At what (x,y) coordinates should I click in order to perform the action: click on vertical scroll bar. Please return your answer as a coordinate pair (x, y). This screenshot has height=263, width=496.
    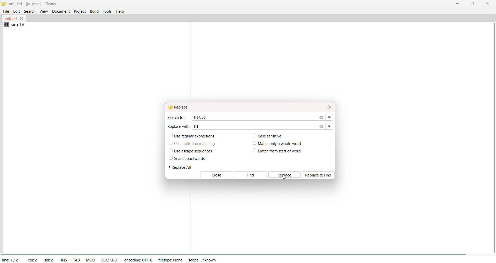
    Looking at the image, I should click on (492, 138).